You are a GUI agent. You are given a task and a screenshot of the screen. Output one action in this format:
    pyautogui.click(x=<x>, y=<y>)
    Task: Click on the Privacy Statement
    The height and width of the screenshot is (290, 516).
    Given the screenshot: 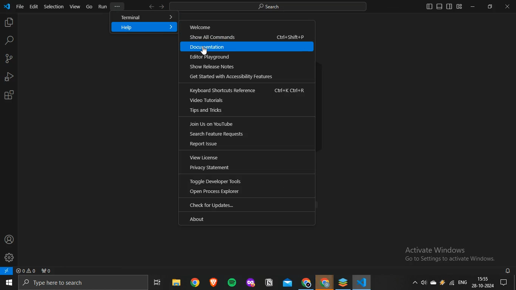 What is the action you would take?
    pyautogui.click(x=247, y=167)
    